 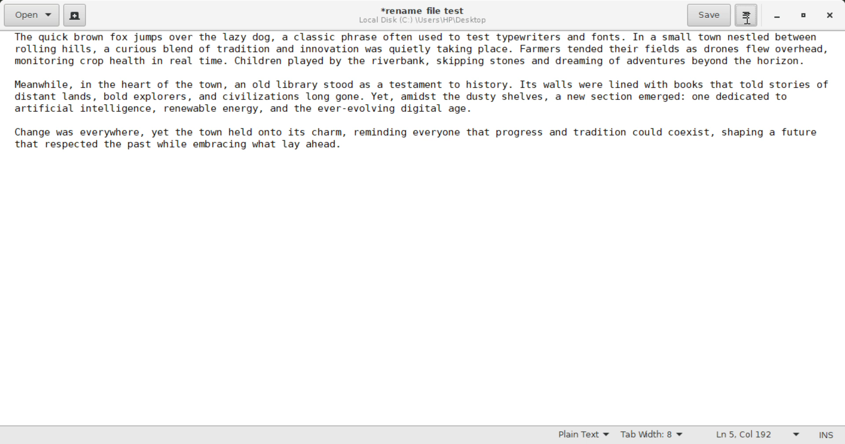 I want to click on Selected Language, so click(x=584, y=436).